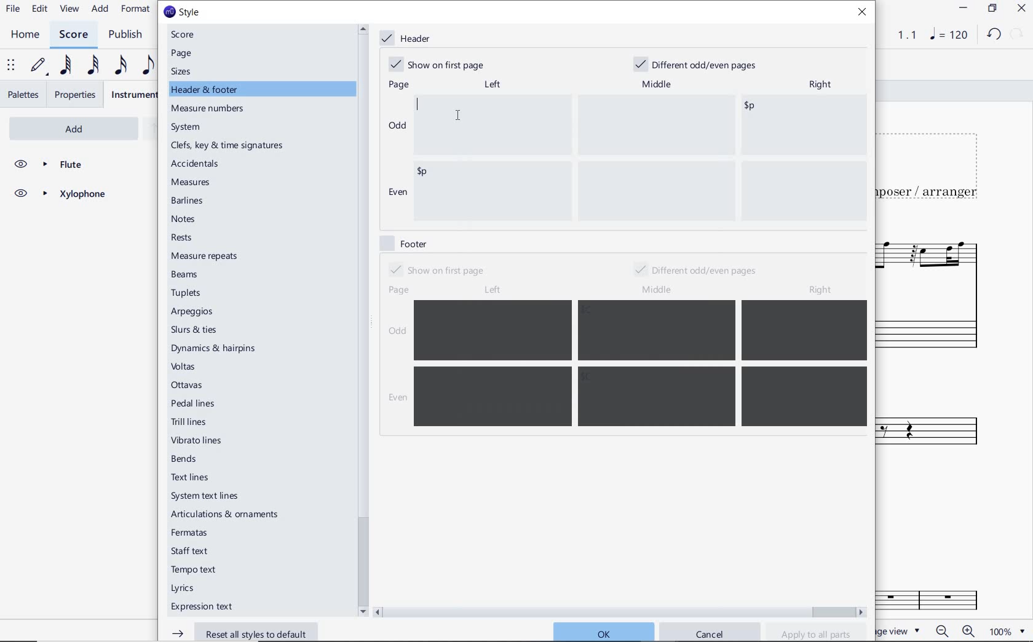 The width and height of the screenshot is (1033, 642). Describe the element at coordinates (397, 194) in the screenshot. I see `even` at that location.